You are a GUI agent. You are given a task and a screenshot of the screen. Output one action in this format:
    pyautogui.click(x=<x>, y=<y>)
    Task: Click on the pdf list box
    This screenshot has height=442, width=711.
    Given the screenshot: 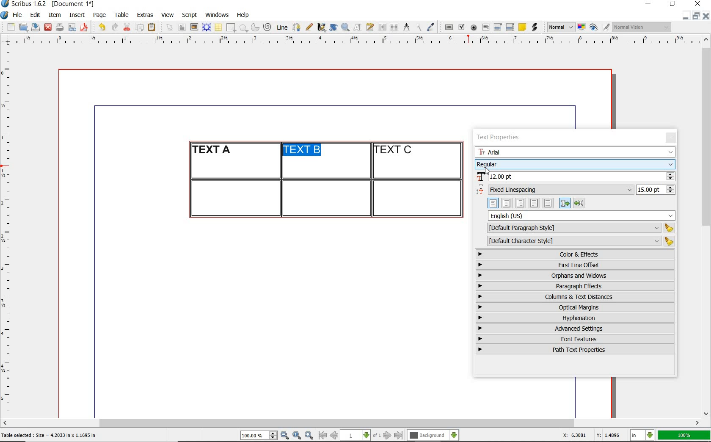 What is the action you would take?
    pyautogui.click(x=510, y=27)
    